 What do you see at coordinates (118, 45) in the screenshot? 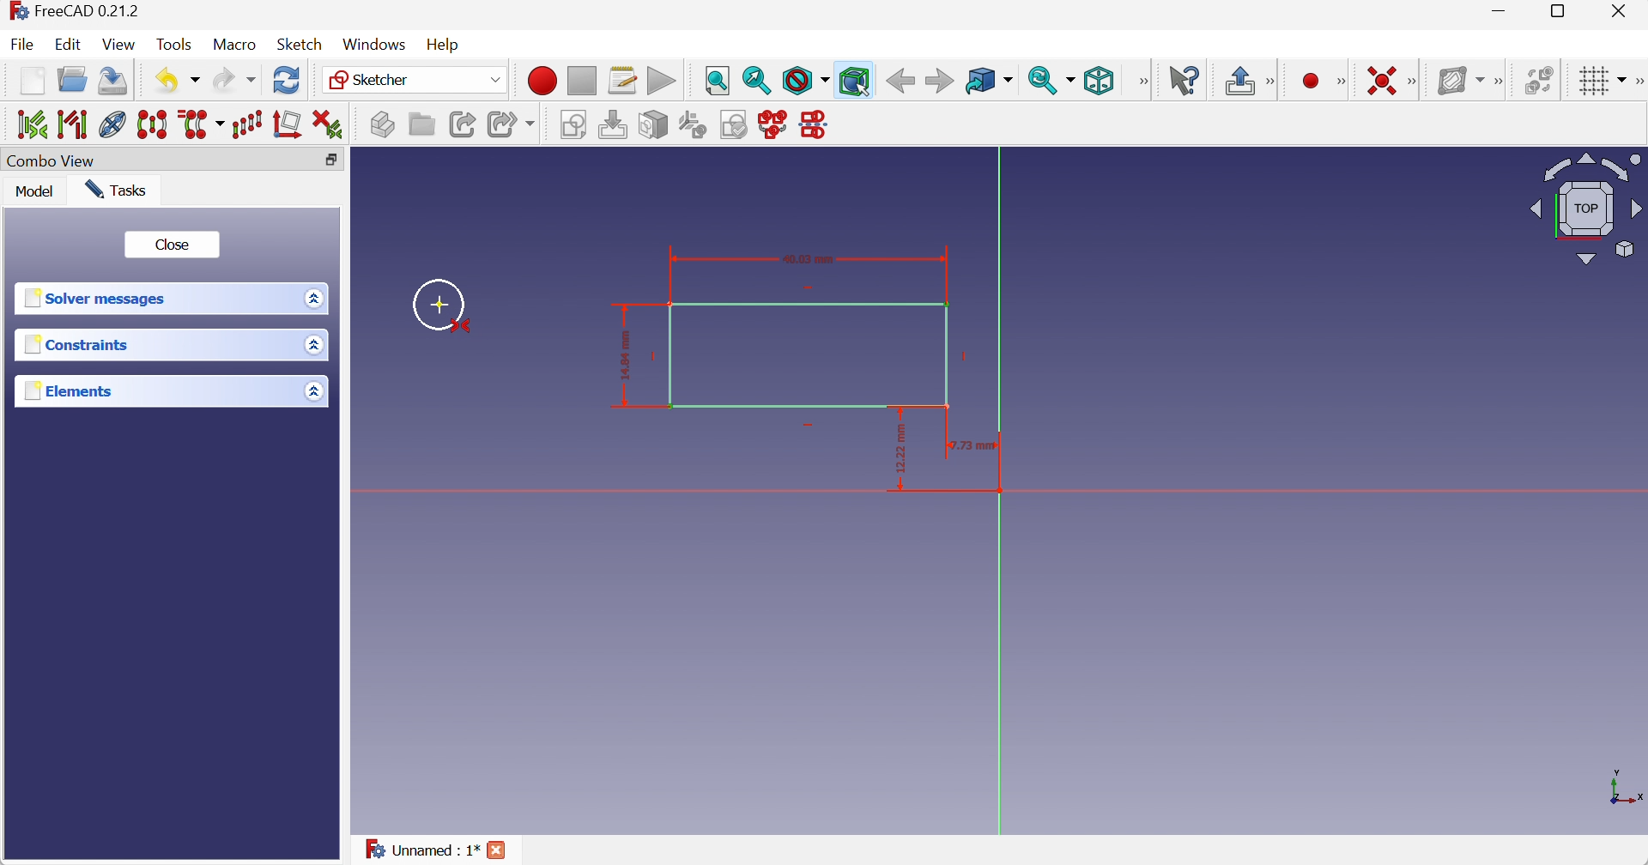
I see `View` at bounding box center [118, 45].